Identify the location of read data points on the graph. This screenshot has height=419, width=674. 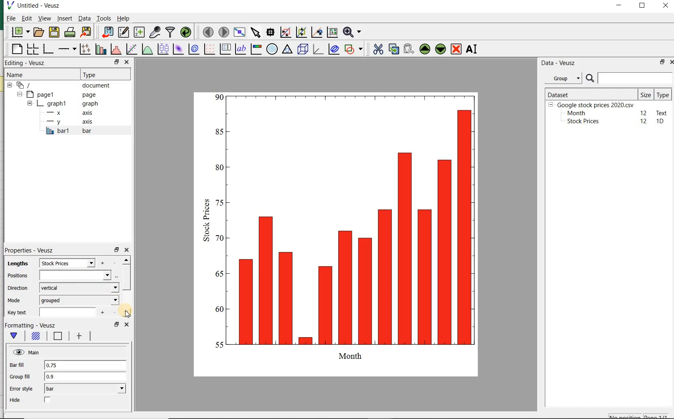
(270, 33).